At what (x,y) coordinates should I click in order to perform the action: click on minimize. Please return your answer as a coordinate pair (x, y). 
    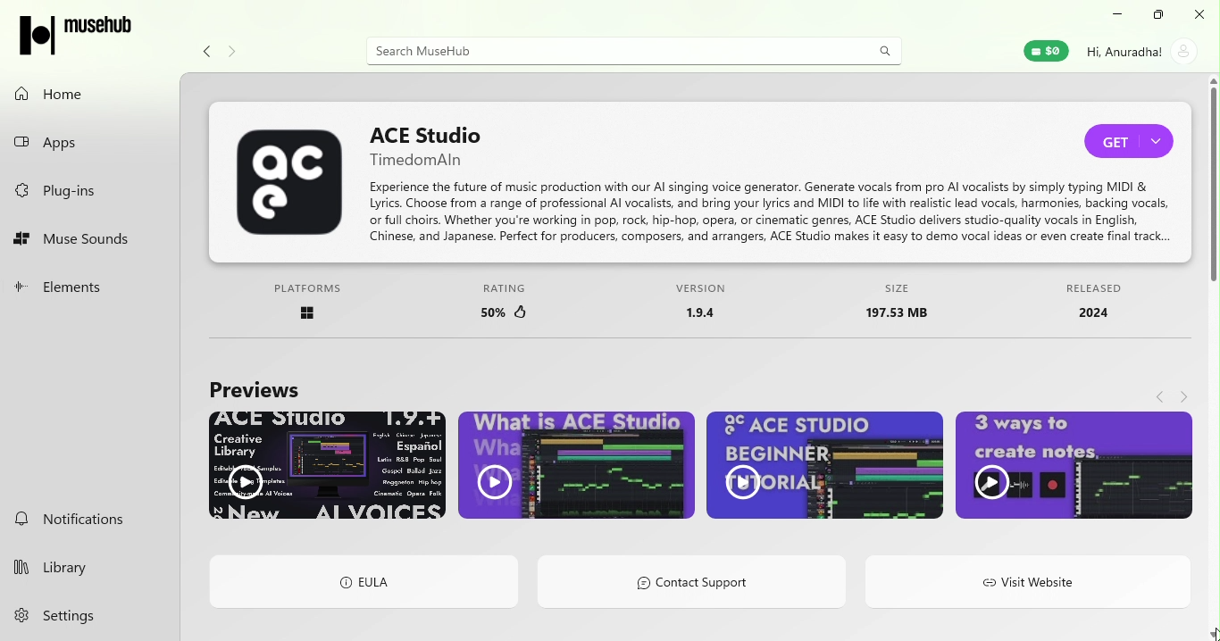
    Looking at the image, I should click on (1116, 17).